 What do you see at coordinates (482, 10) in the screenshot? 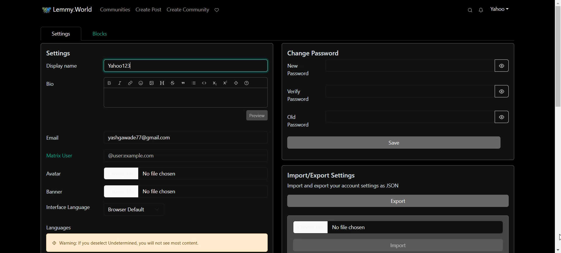
I see `` at bounding box center [482, 10].